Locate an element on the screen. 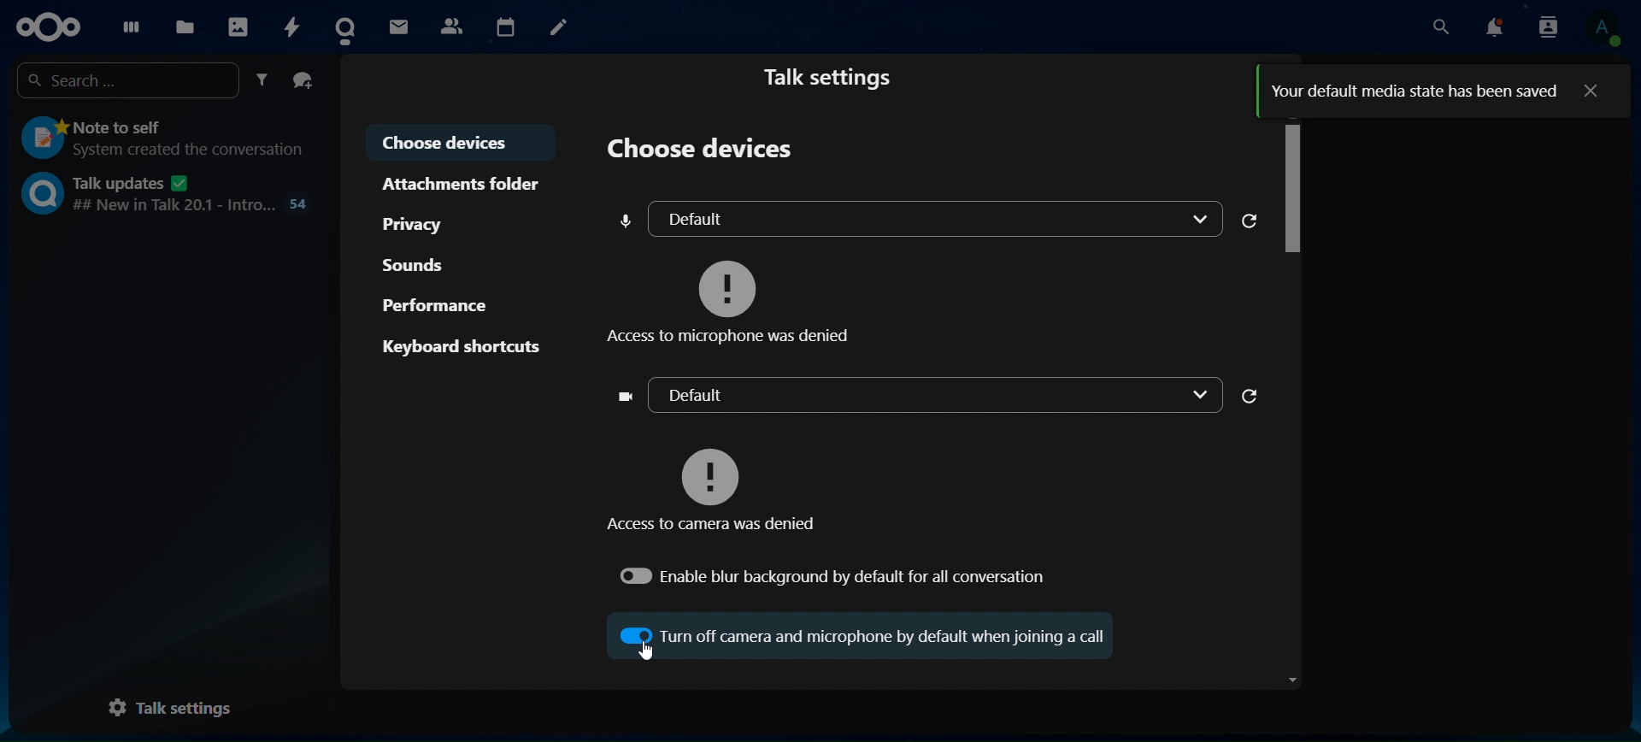 This screenshot has width=1641, height=742. photos is located at coordinates (239, 26).